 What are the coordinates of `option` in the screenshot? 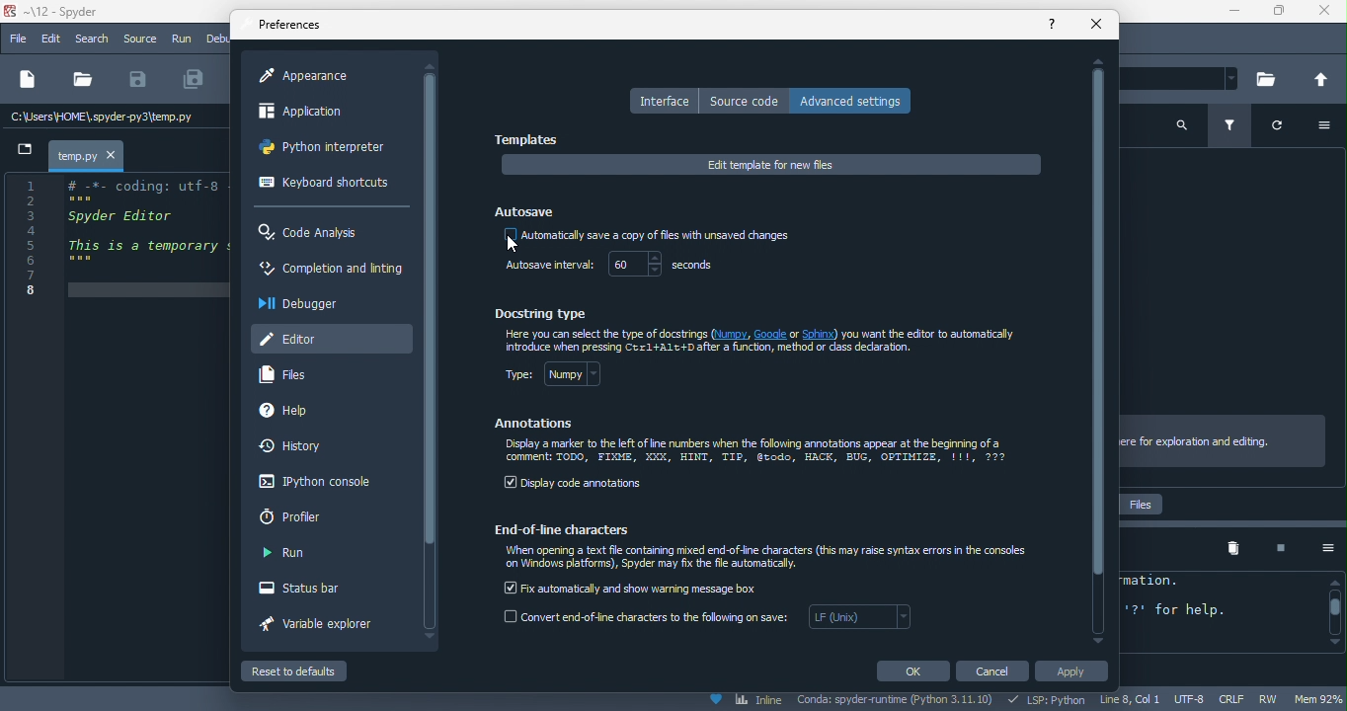 It's located at (1330, 127).